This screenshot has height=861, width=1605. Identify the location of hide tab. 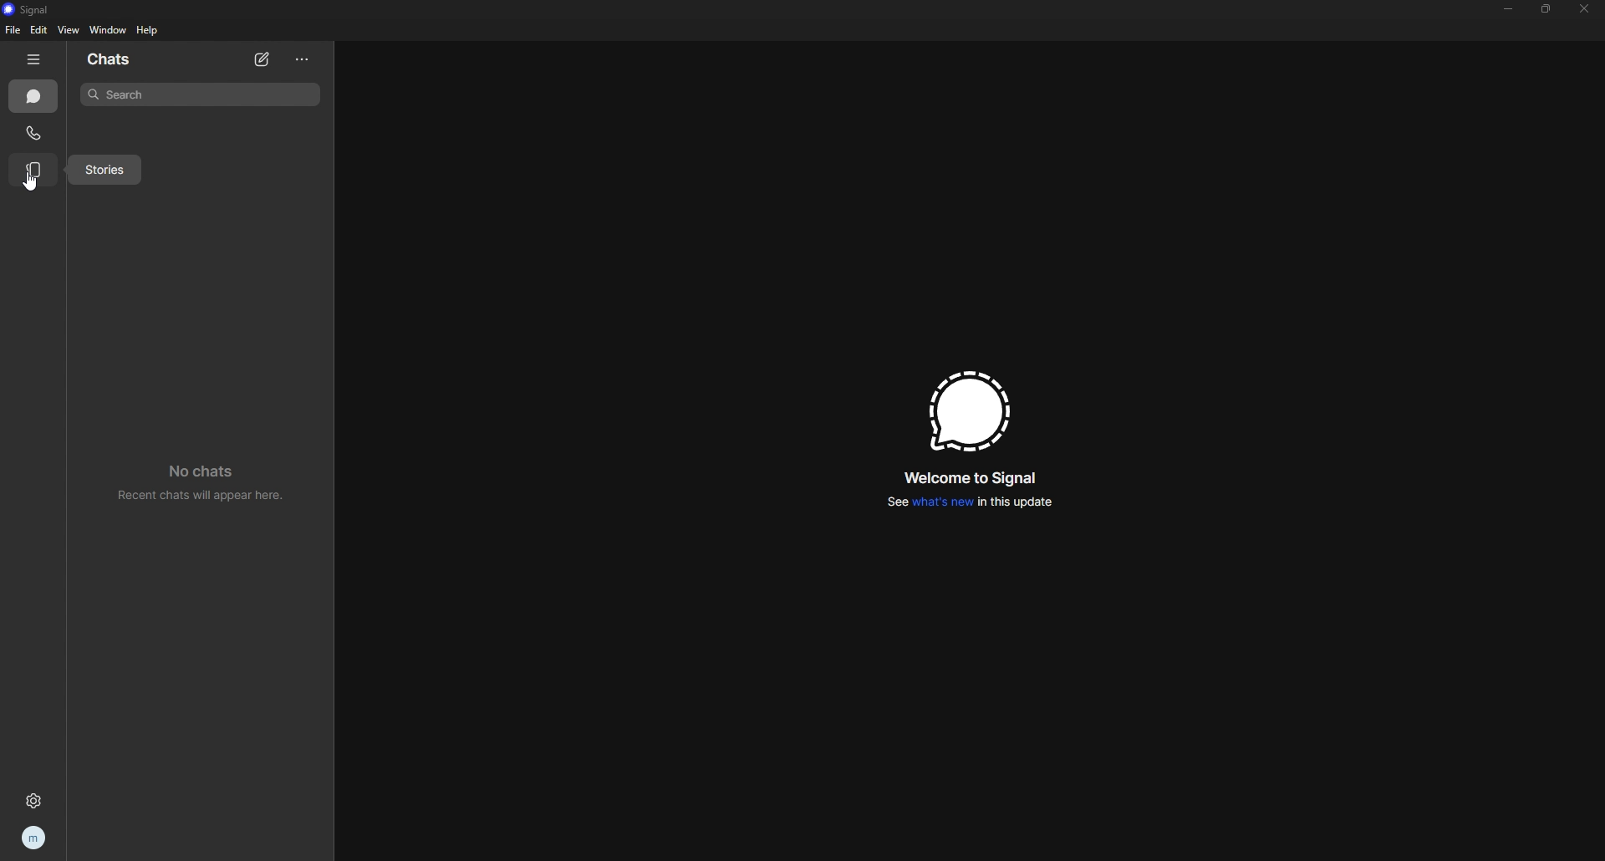
(33, 59).